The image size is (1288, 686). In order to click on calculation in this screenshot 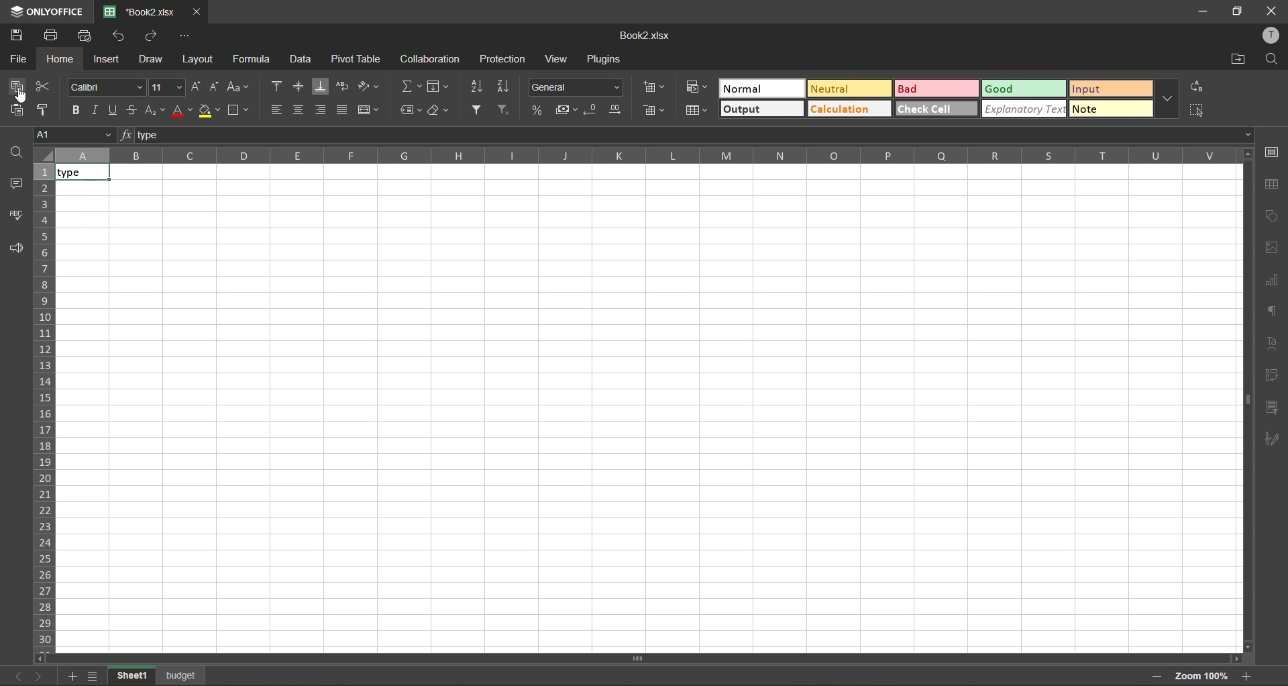, I will do `click(847, 109)`.